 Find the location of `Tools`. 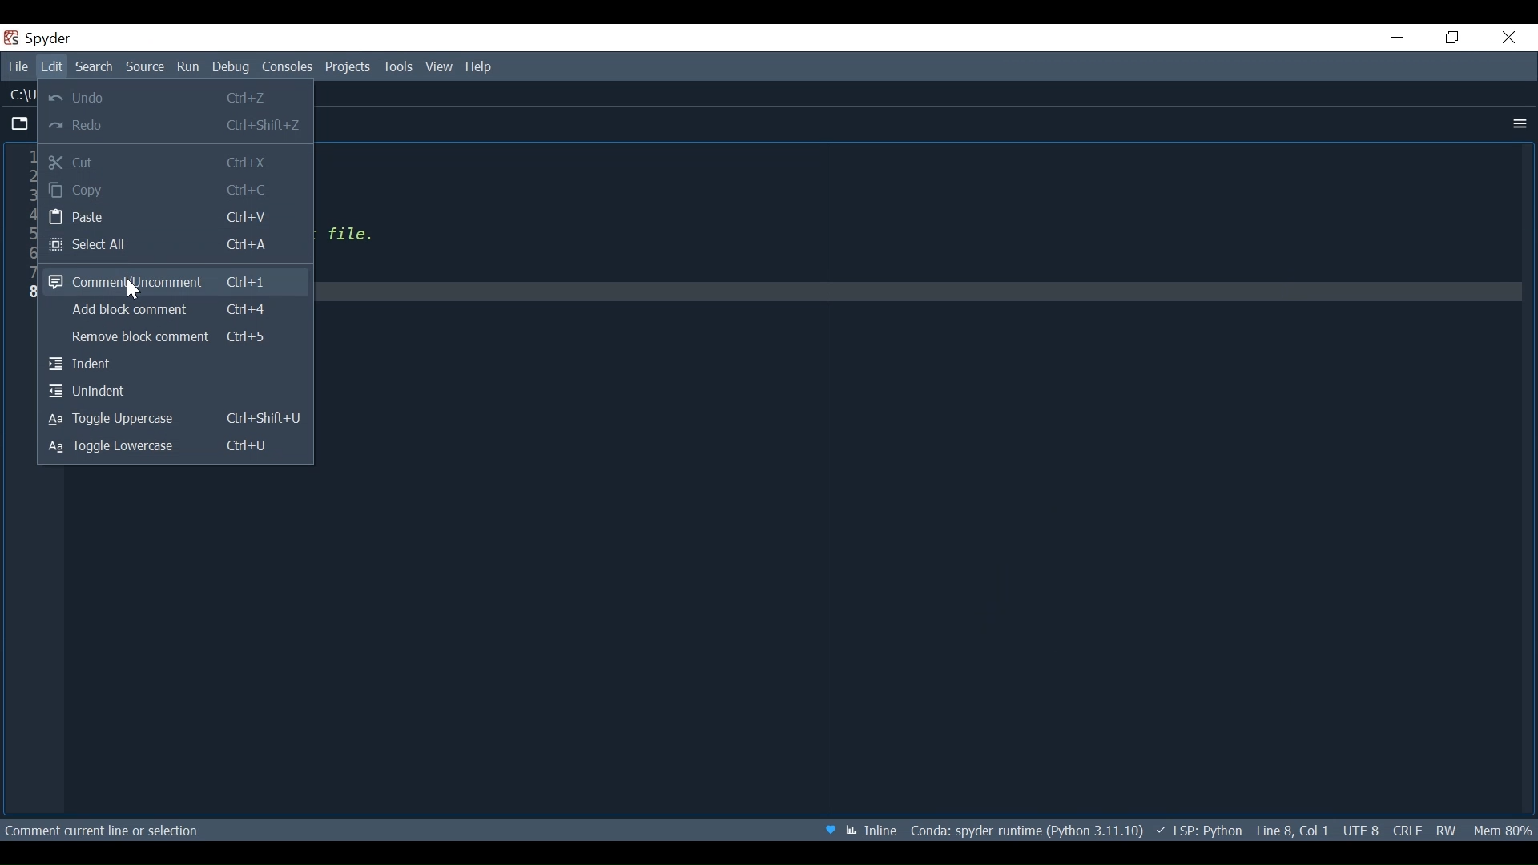

Tools is located at coordinates (398, 67).